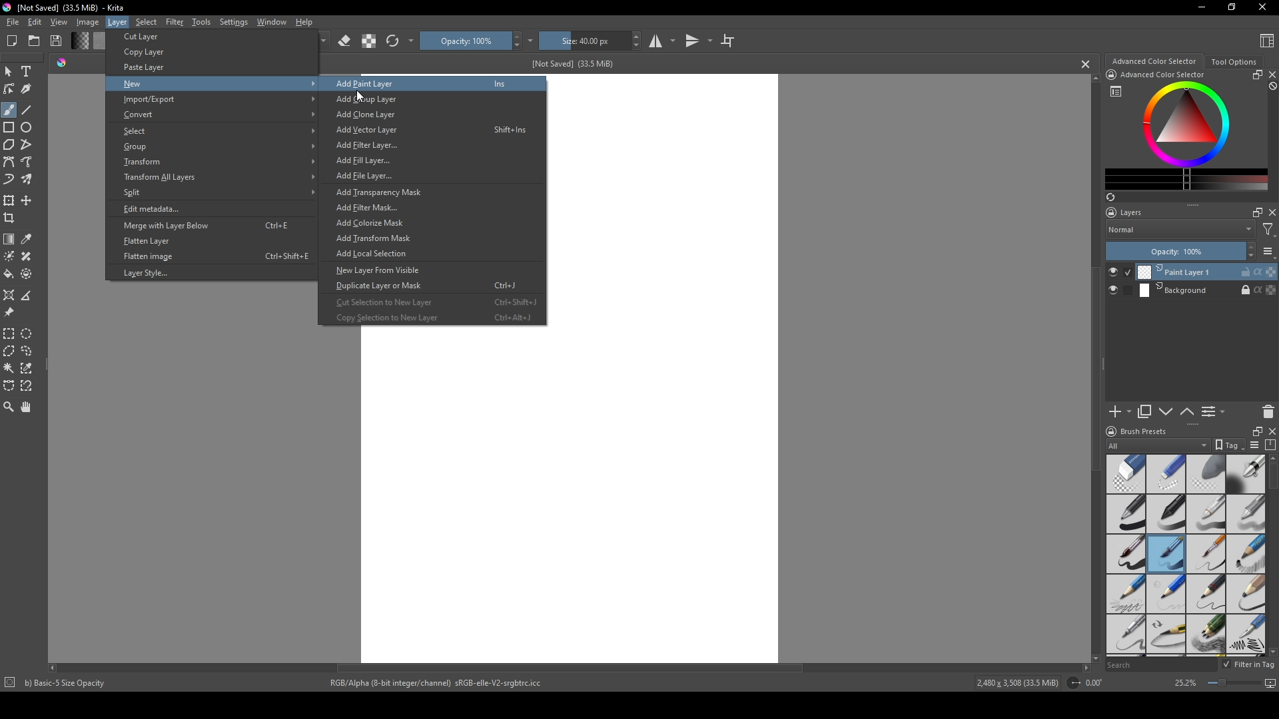 This screenshot has width=1279, height=719. What do you see at coordinates (9, 145) in the screenshot?
I see `polygon` at bounding box center [9, 145].